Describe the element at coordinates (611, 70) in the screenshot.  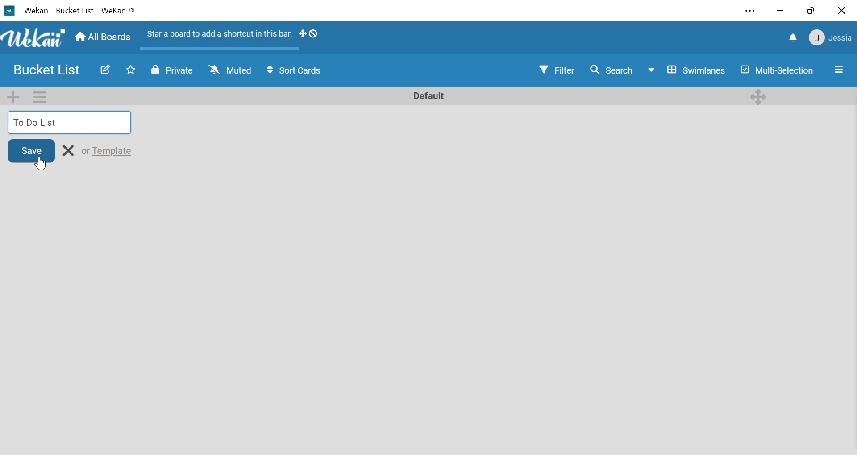
I see `Search` at that location.